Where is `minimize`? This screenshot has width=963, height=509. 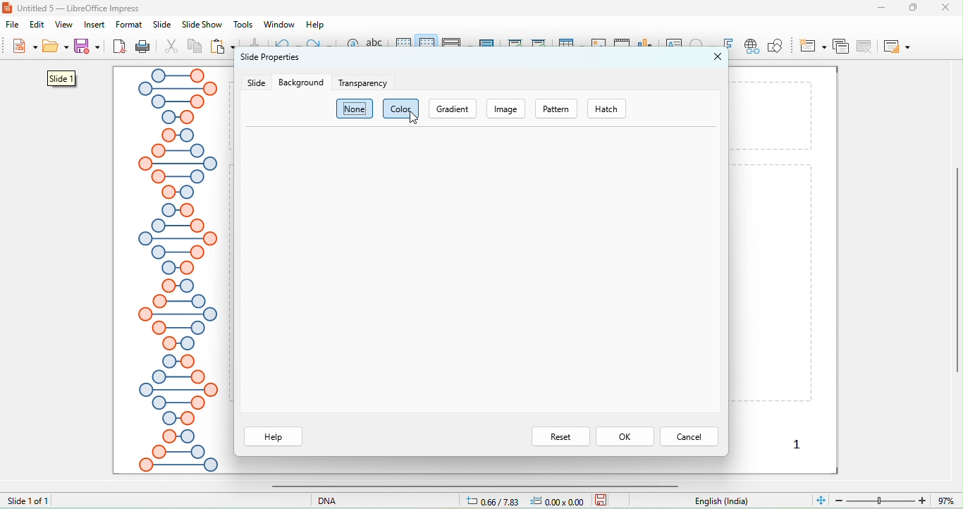 minimize is located at coordinates (881, 7).